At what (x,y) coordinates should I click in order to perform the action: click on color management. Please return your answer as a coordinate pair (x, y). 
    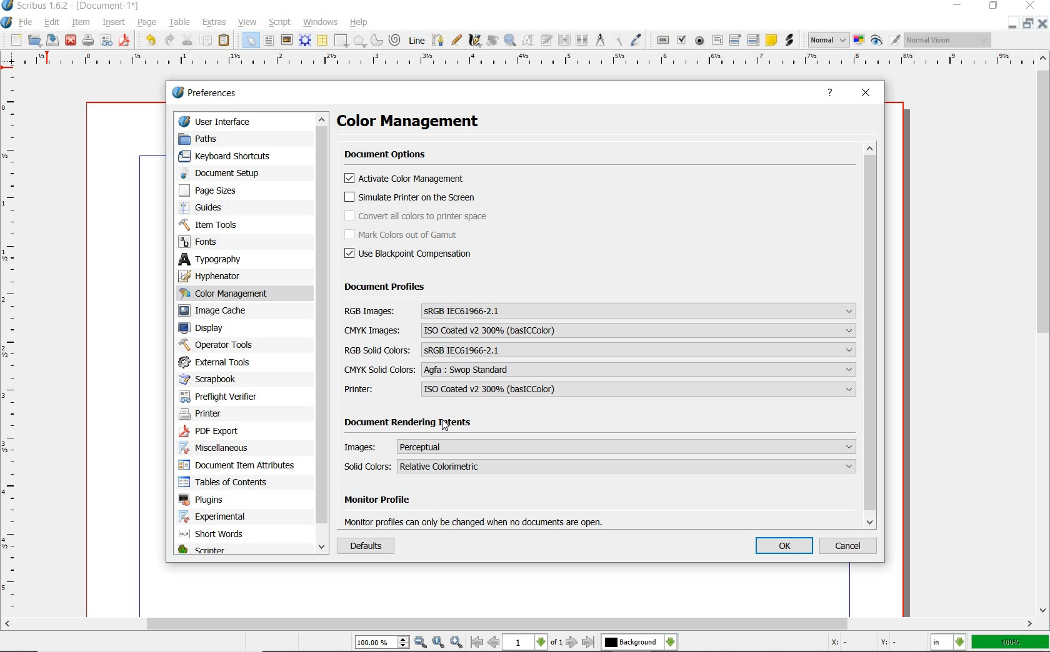
    Looking at the image, I should click on (228, 293).